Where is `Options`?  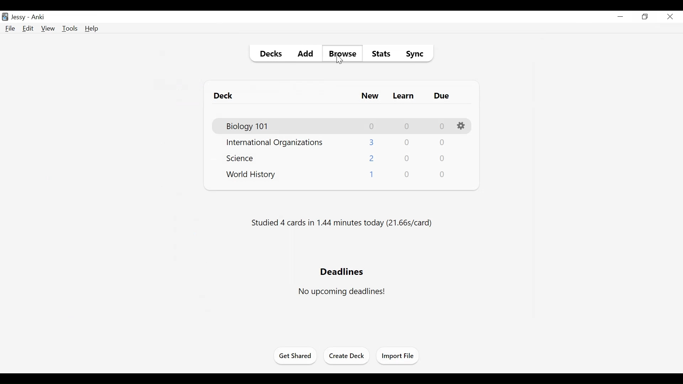 Options is located at coordinates (461, 126).